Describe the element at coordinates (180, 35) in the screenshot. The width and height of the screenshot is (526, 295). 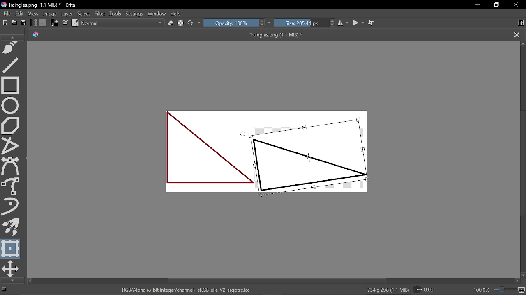
I see `Traingles.png (1.1 MiB) *` at that location.